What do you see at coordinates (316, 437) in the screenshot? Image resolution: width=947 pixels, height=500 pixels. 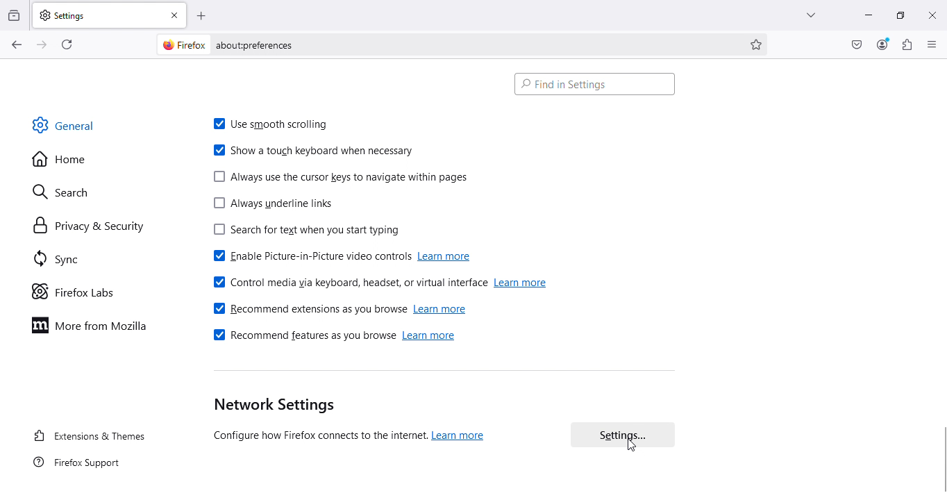 I see `(Configure how Firefox connects to the internet` at bounding box center [316, 437].